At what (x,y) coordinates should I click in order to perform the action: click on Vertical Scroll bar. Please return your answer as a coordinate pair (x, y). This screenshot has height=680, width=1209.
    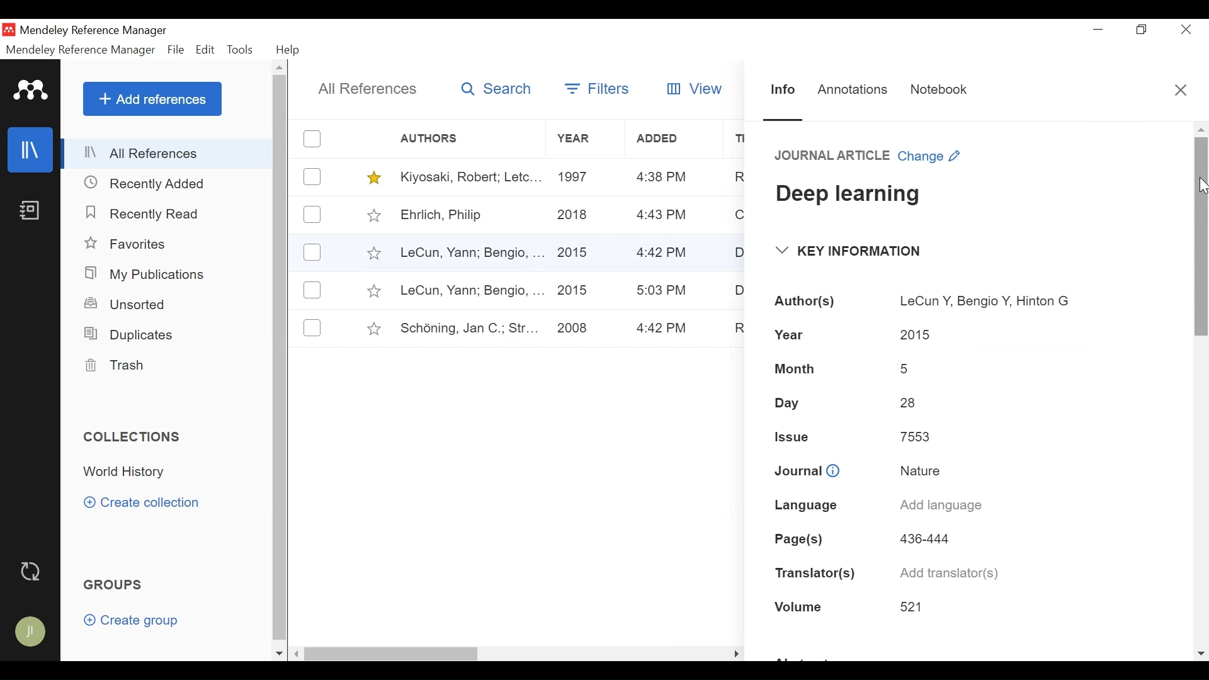
    Looking at the image, I should click on (282, 360).